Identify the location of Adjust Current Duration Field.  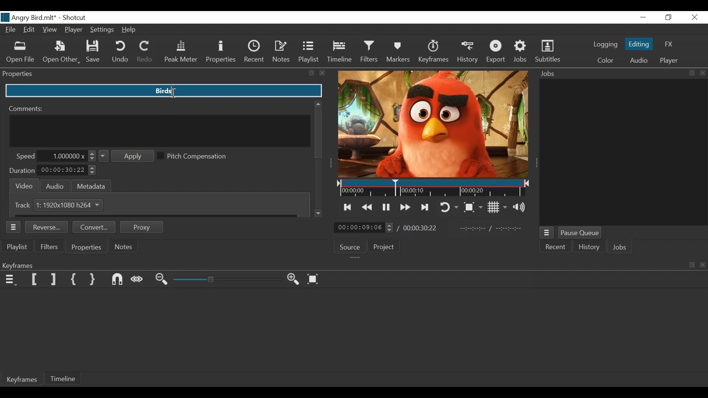
(68, 171).